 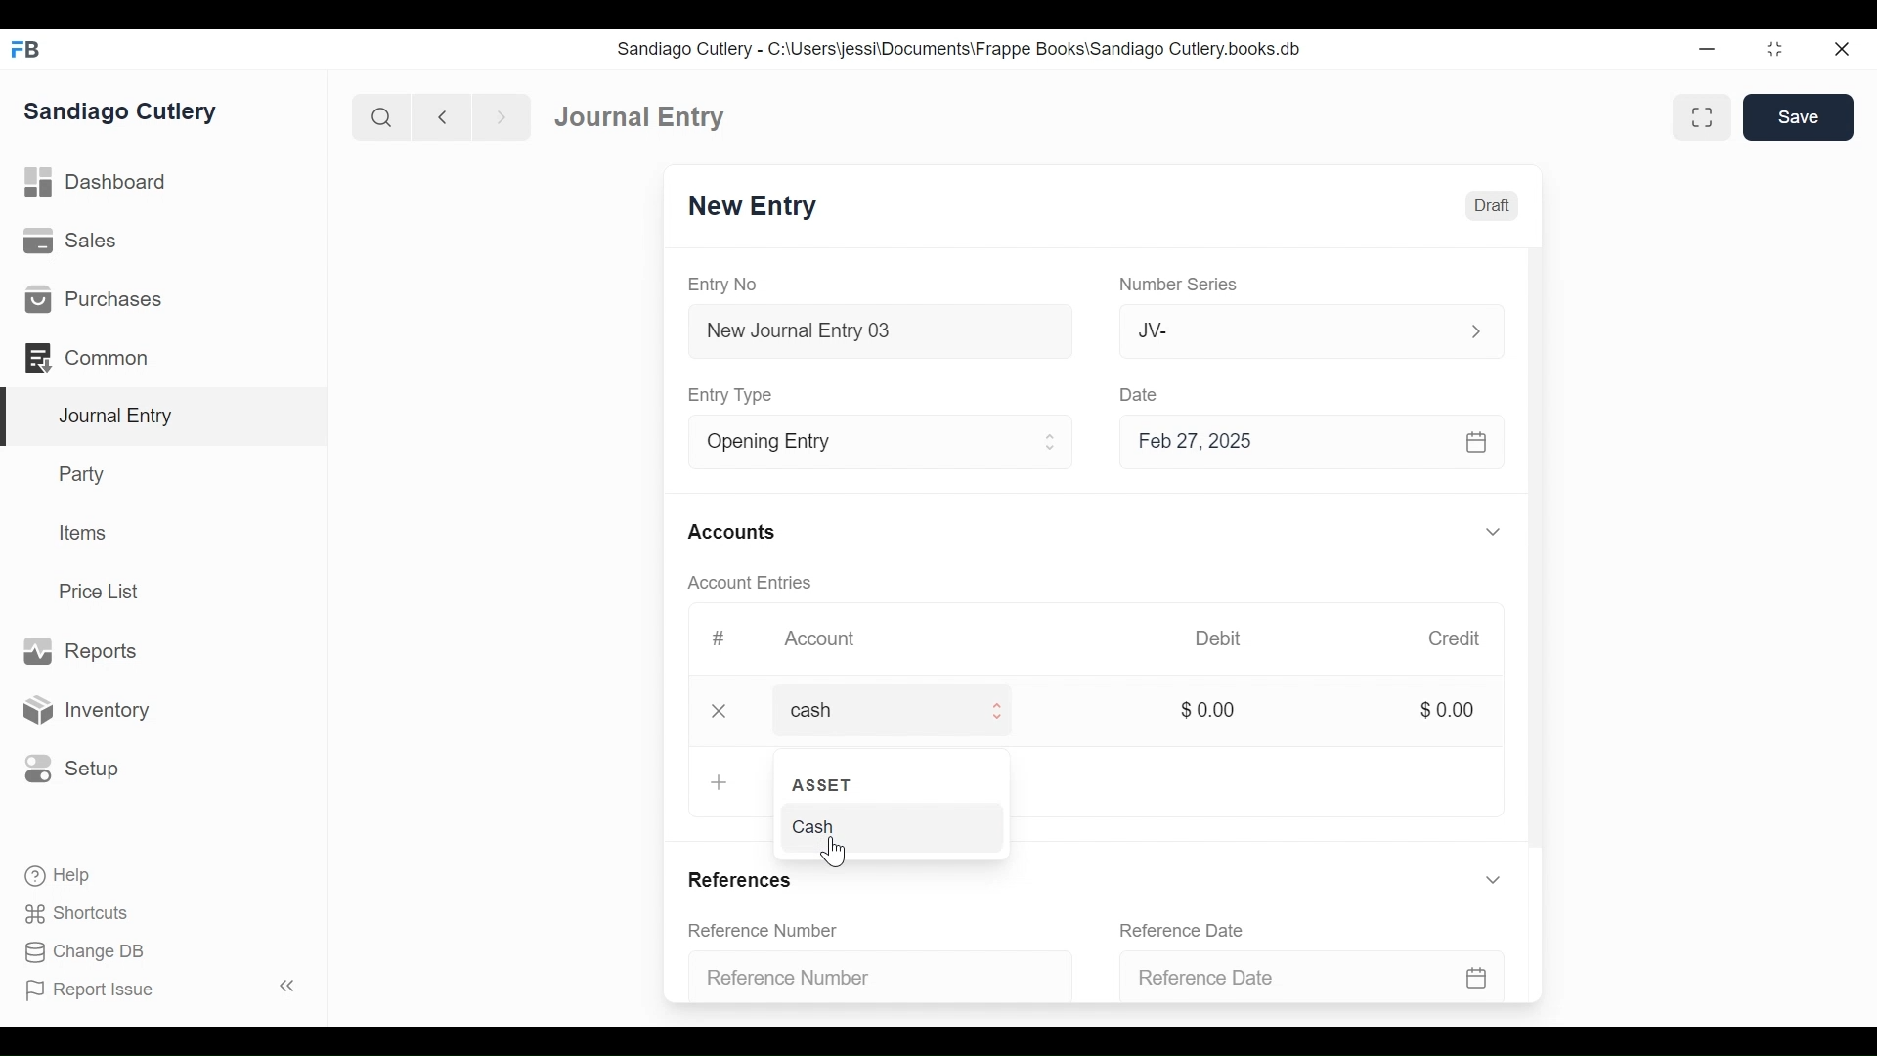 I want to click on Vertical Scroll bar, so click(x=1538, y=566).